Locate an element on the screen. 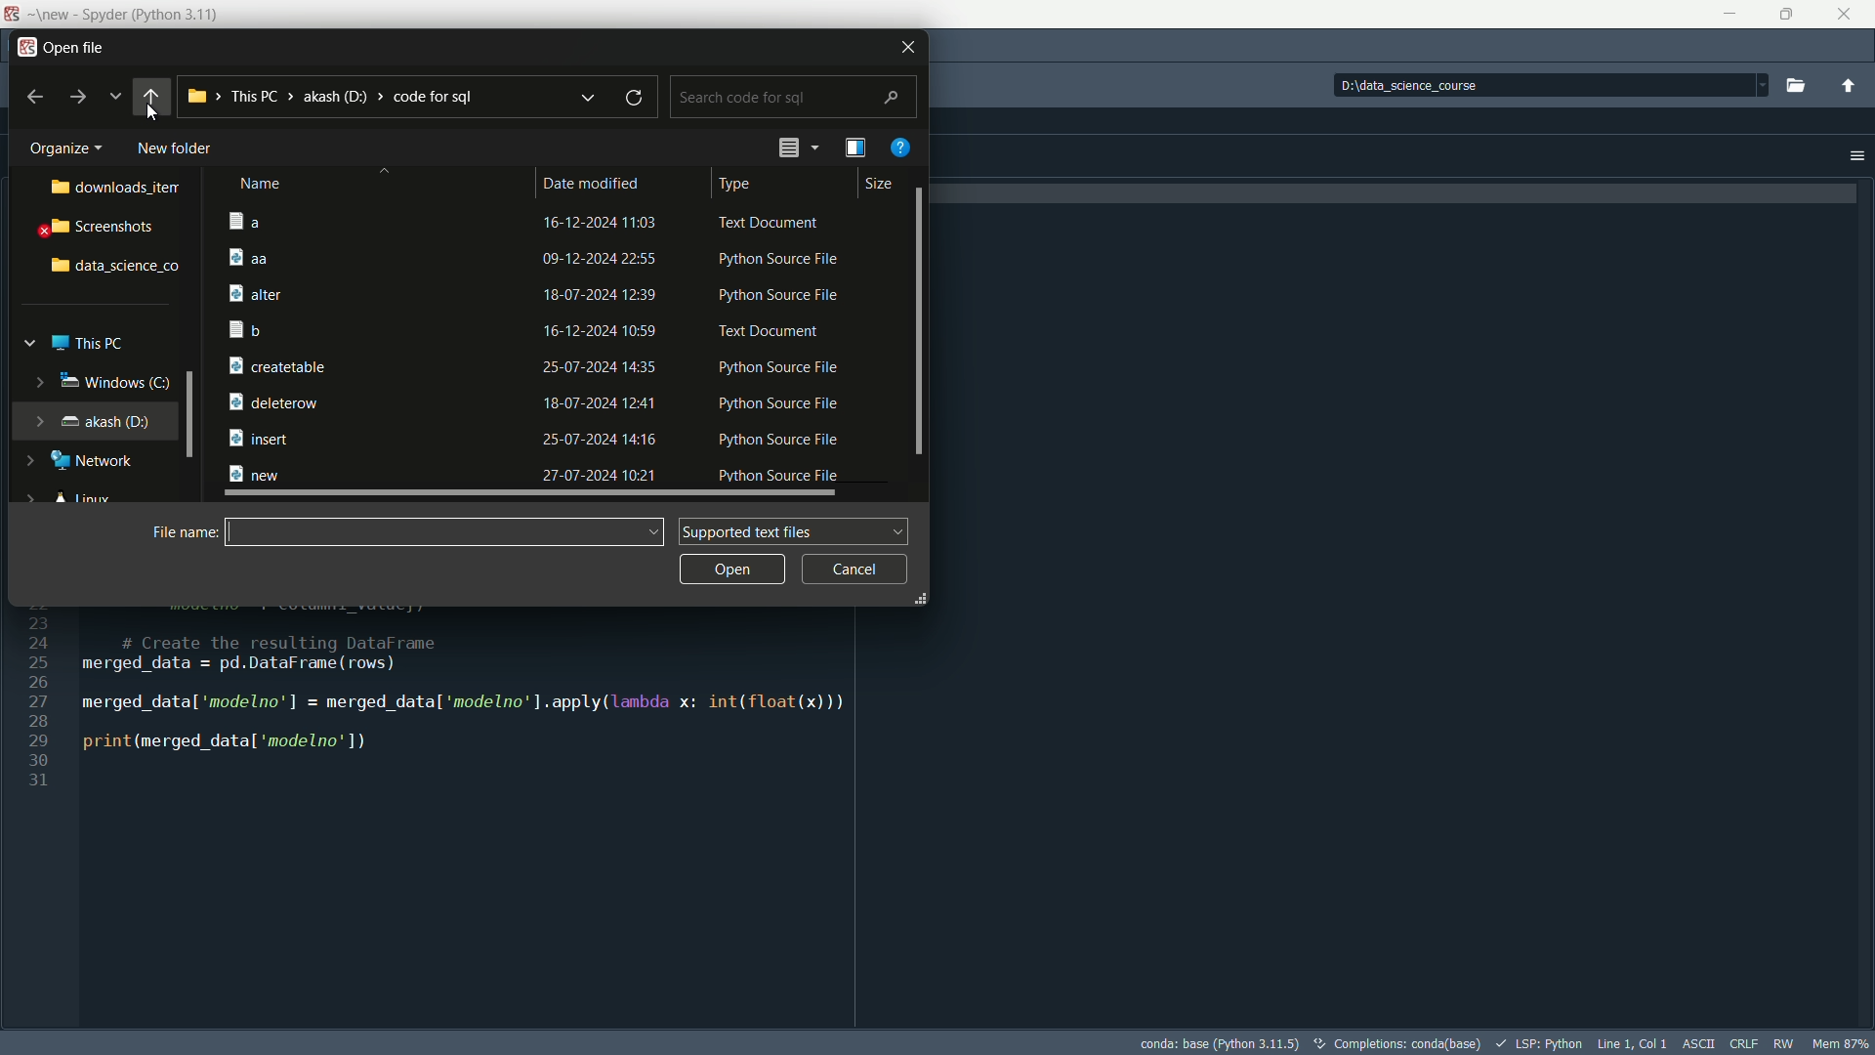 Image resolution: width=1875 pixels, height=1055 pixels. his PC > akash (D) > code for sql is located at coordinates (351, 93).